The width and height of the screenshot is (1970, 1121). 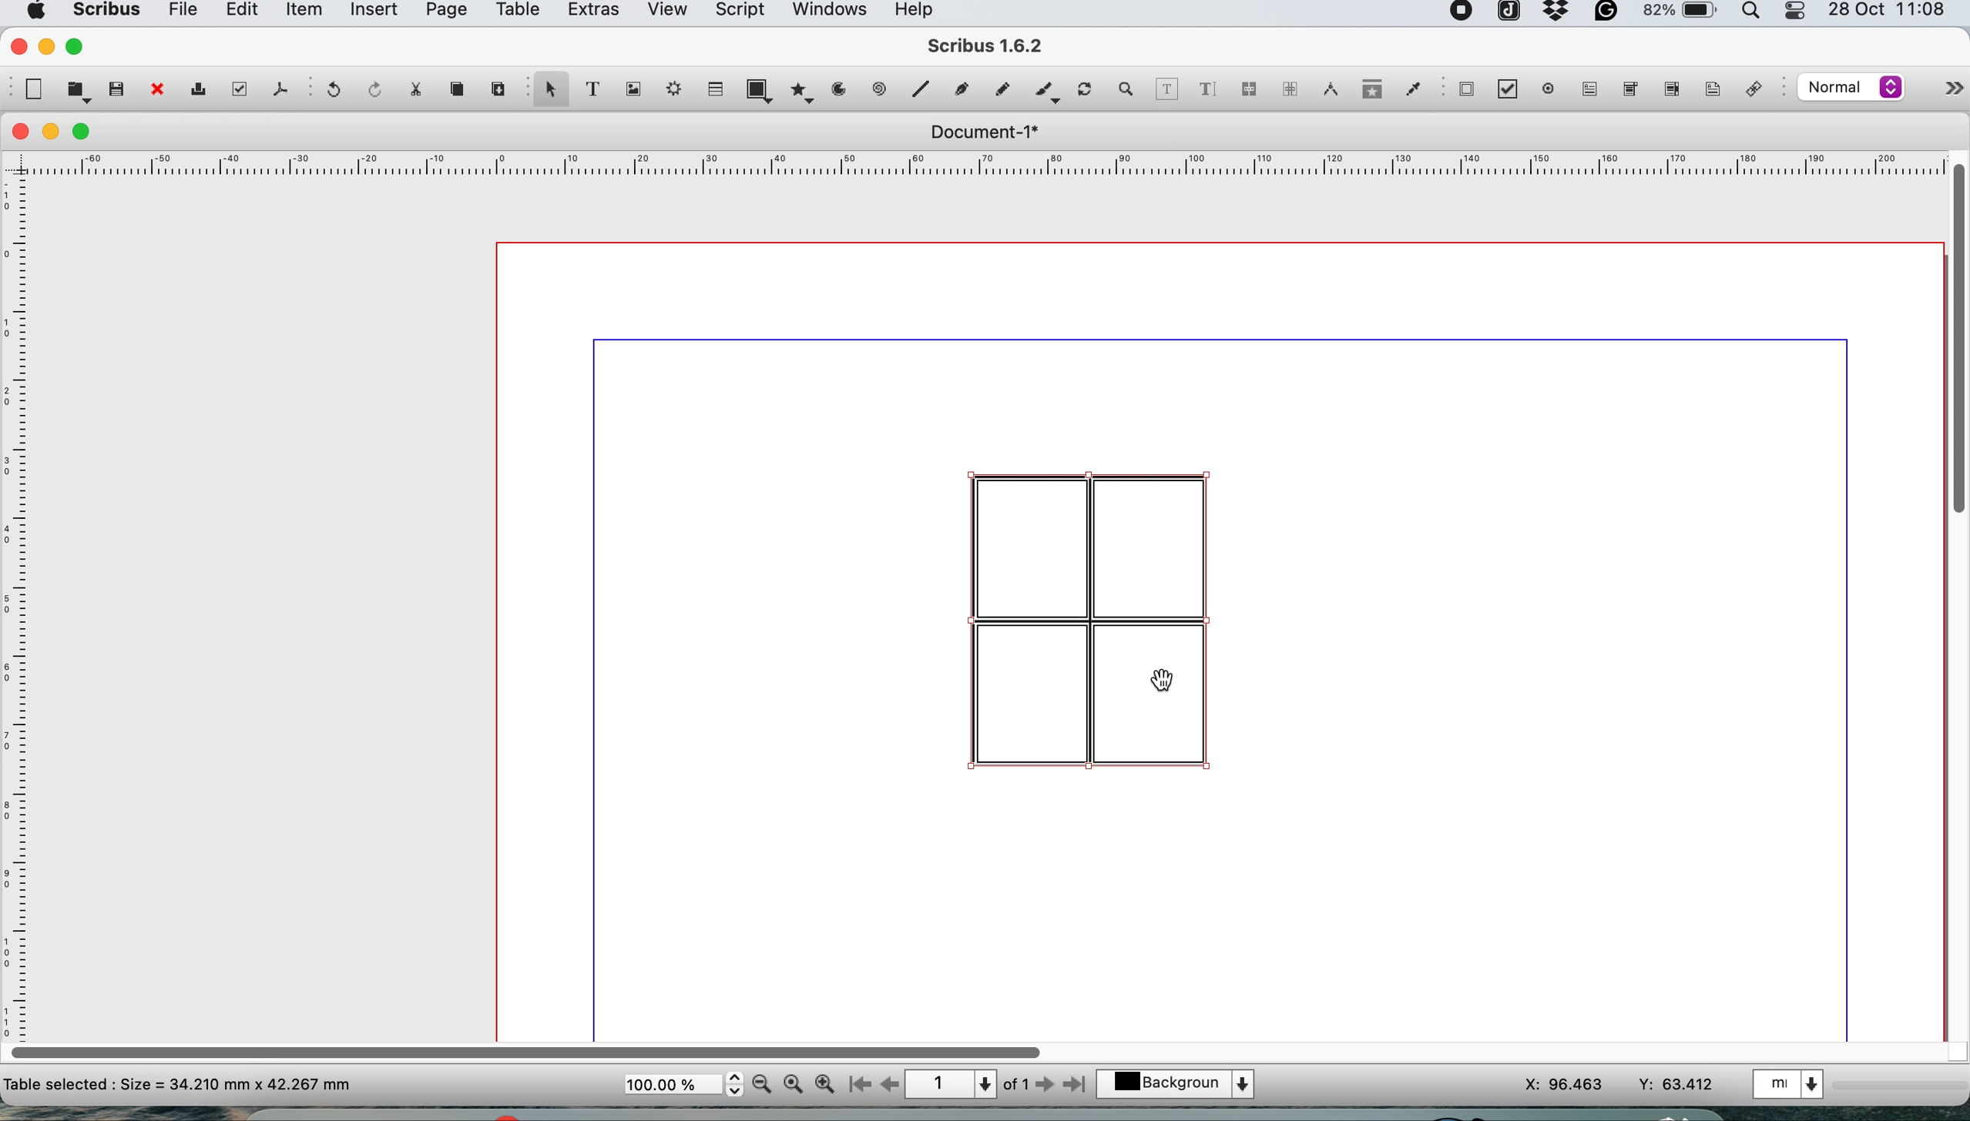 I want to click on table, so click(x=713, y=88).